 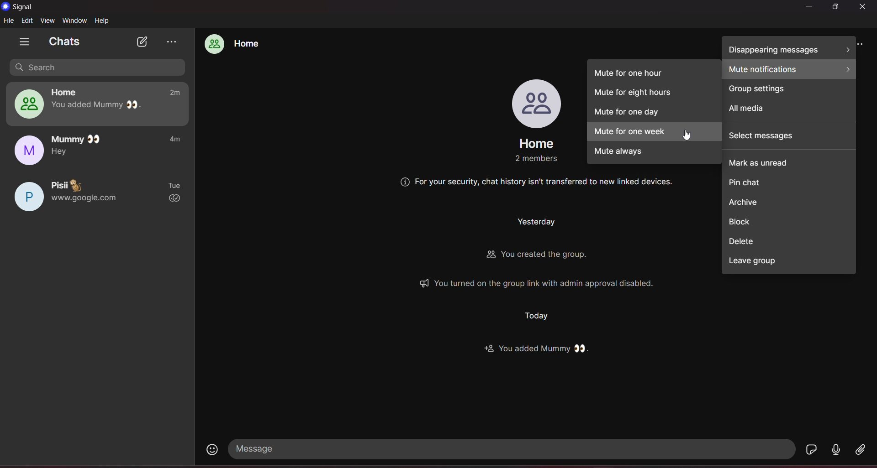 I want to click on home group chat, so click(x=234, y=43).